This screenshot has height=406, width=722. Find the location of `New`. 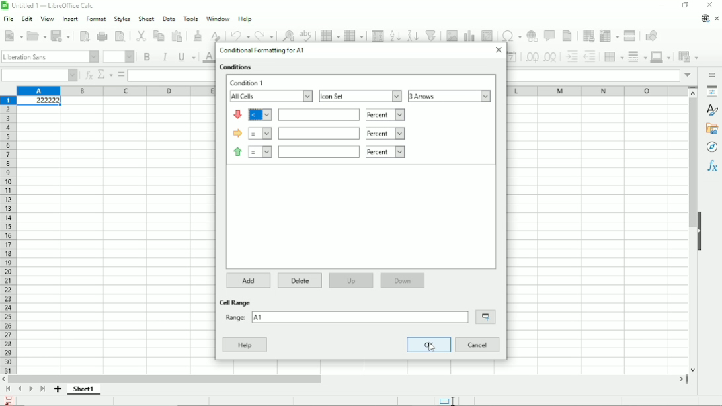

New is located at coordinates (14, 35).